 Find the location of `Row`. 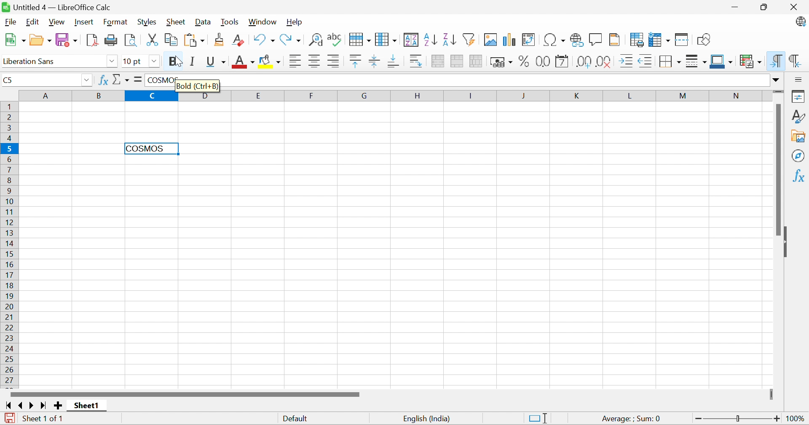

Row is located at coordinates (358, 40).